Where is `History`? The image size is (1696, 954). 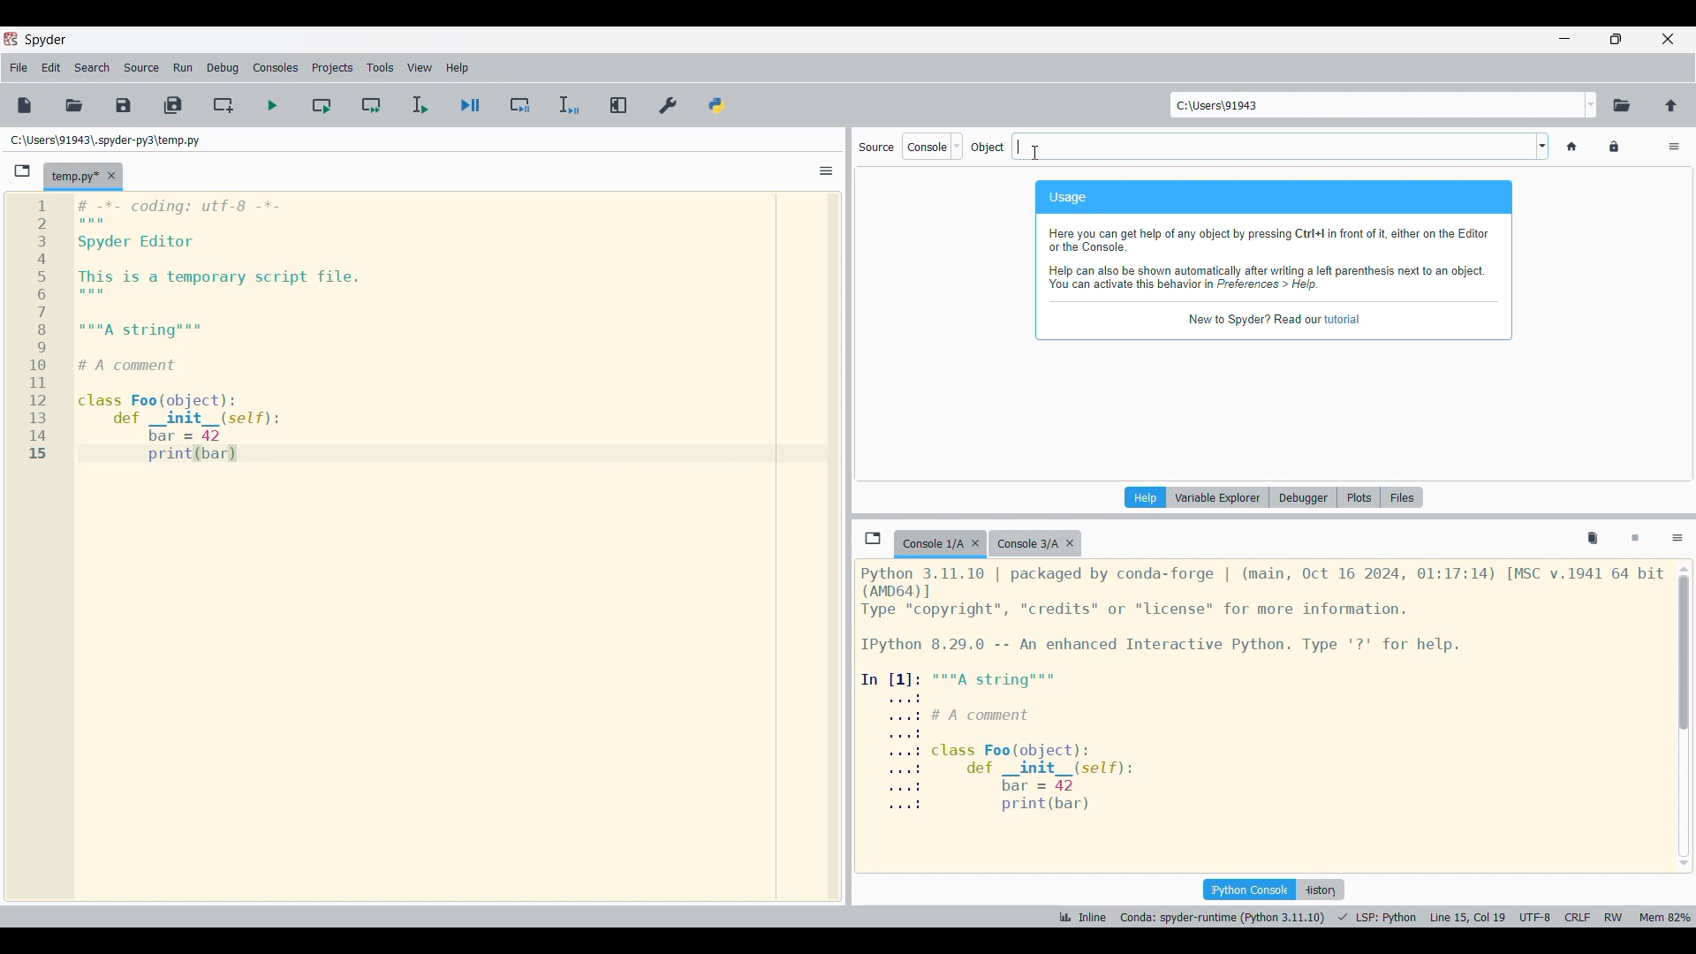
History is located at coordinates (1321, 890).